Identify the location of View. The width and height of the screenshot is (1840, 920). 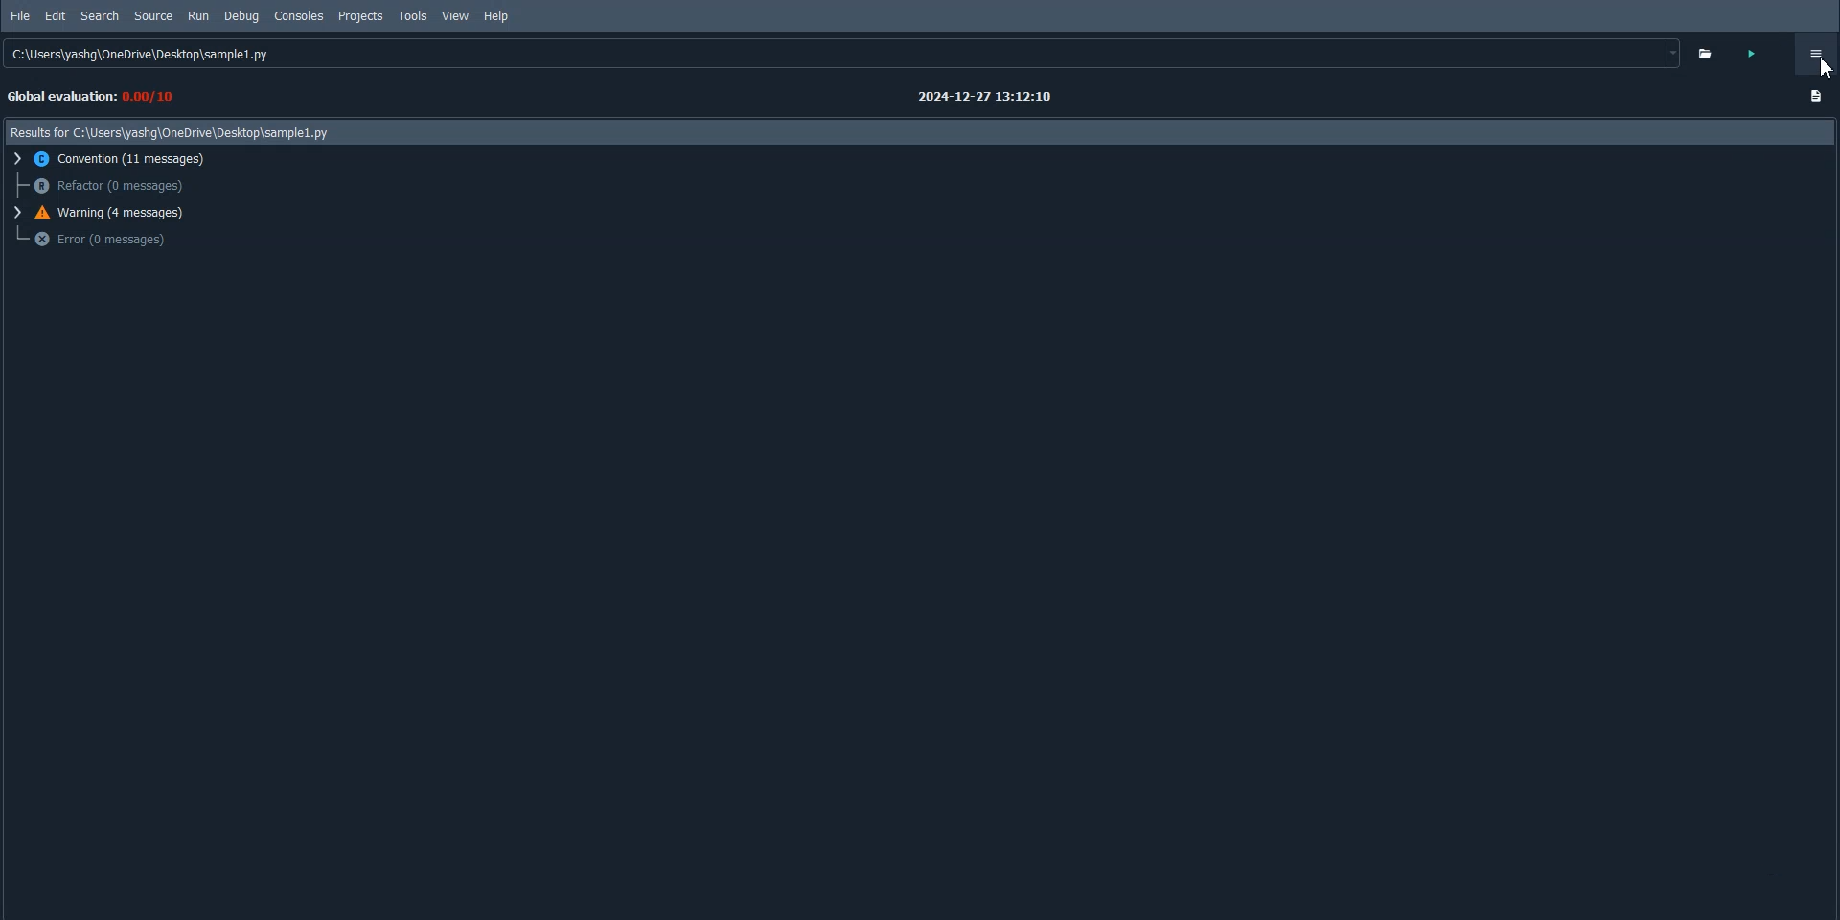
(455, 15).